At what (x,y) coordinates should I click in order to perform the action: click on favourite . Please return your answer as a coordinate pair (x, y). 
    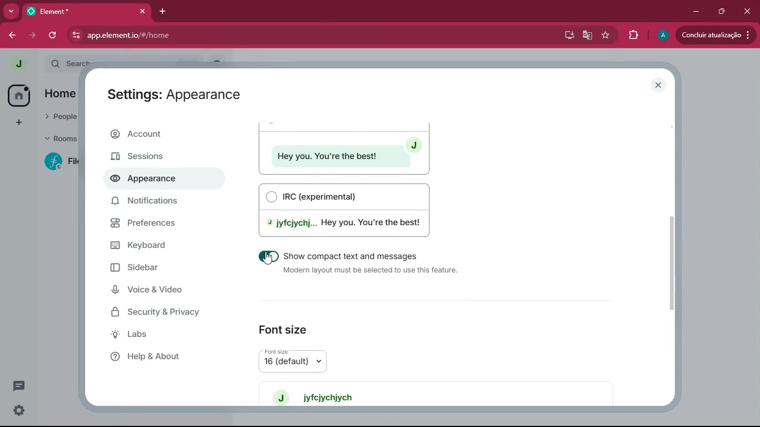
    Looking at the image, I should click on (605, 36).